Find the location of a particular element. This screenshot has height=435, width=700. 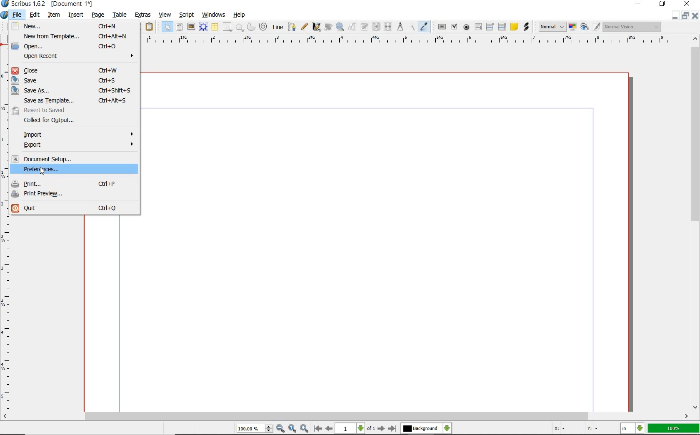

select is located at coordinates (168, 28).